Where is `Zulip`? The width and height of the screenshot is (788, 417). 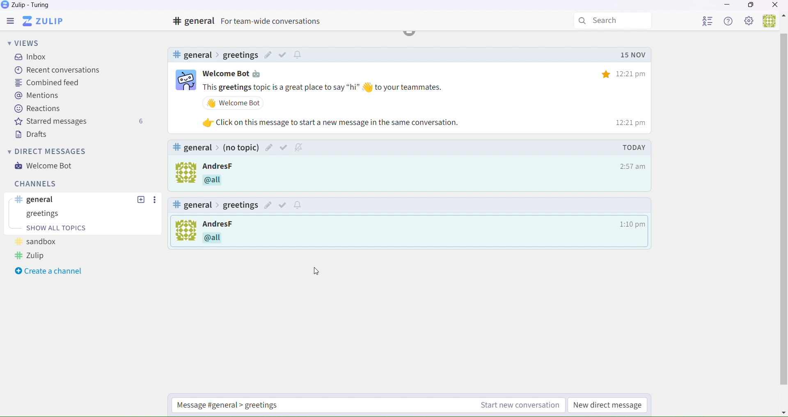
Zulip is located at coordinates (48, 20).